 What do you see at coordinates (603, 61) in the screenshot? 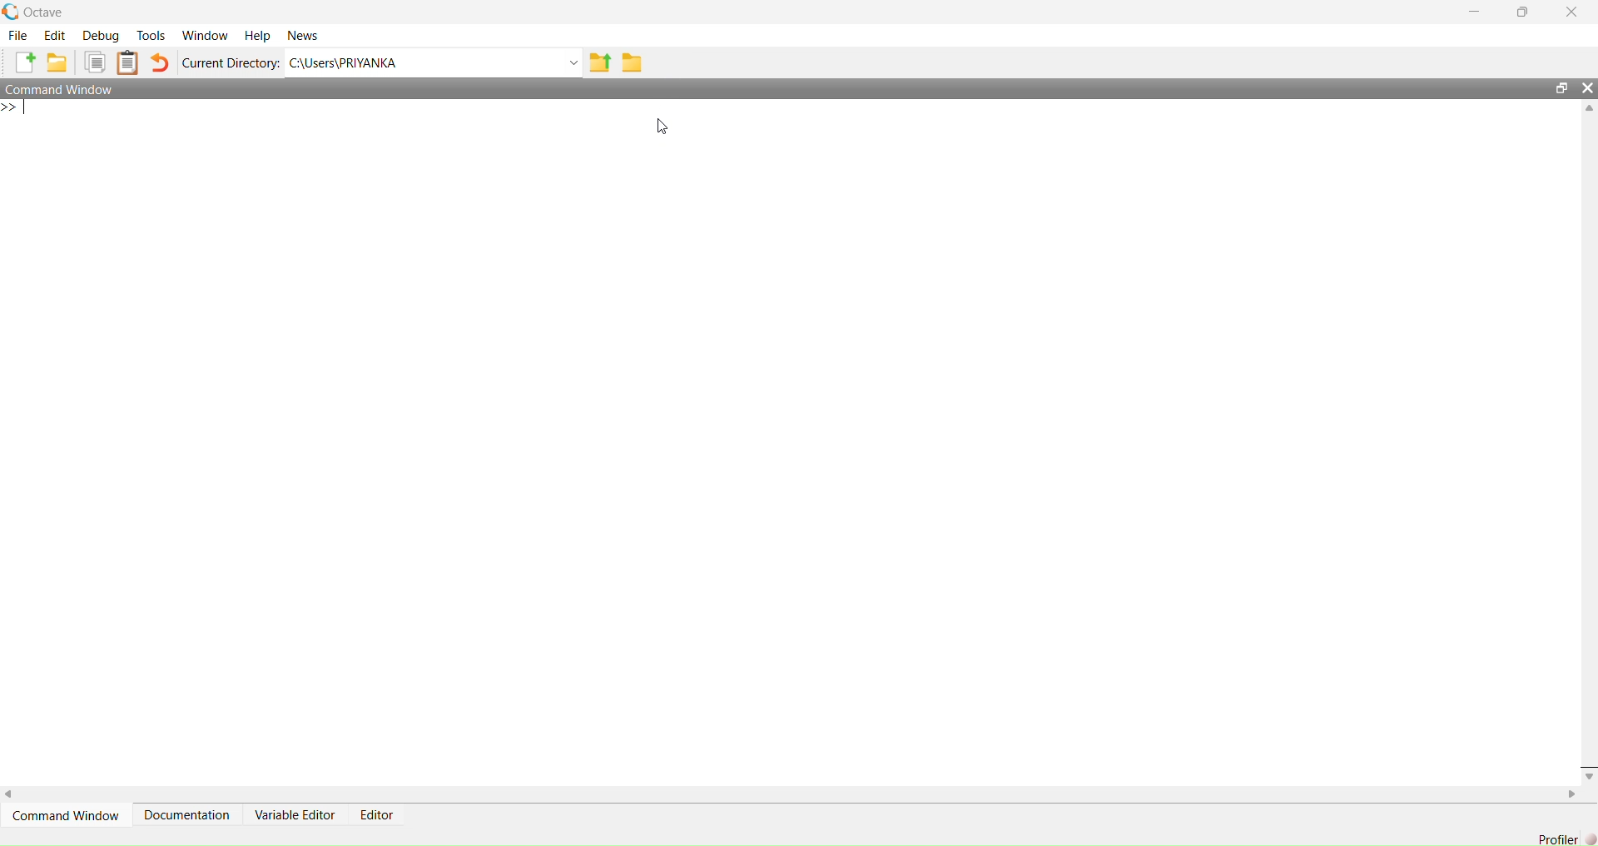
I see `one directory up` at bounding box center [603, 61].